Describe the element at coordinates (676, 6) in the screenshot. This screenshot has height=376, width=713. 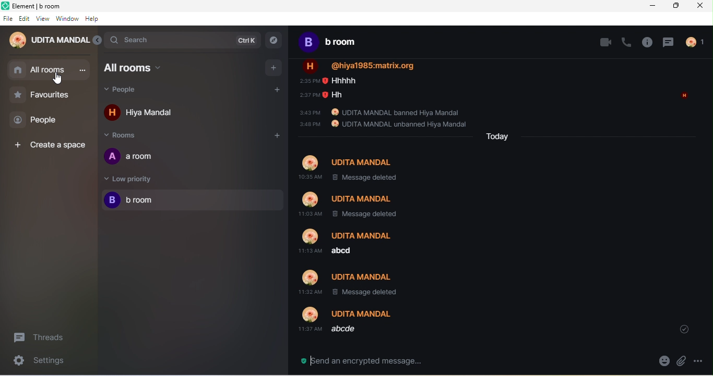
I see `maximize` at that location.